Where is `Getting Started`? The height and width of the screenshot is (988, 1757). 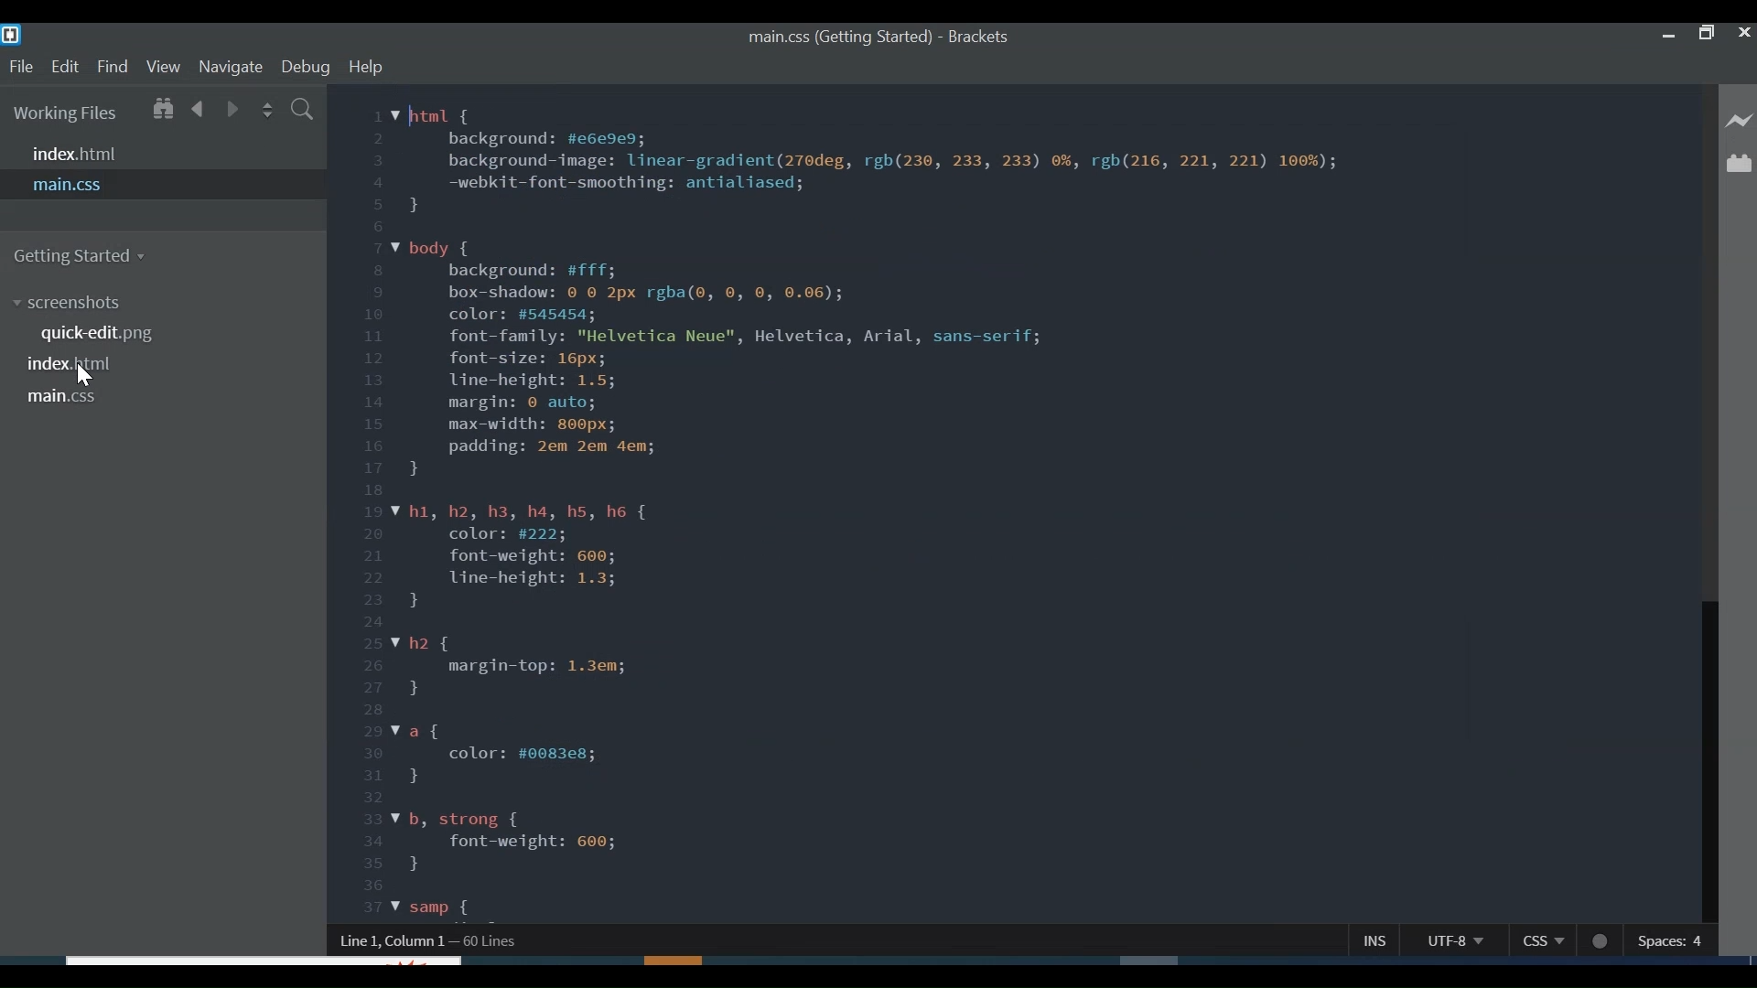
Getting Started is located at coordinates (90, 255).